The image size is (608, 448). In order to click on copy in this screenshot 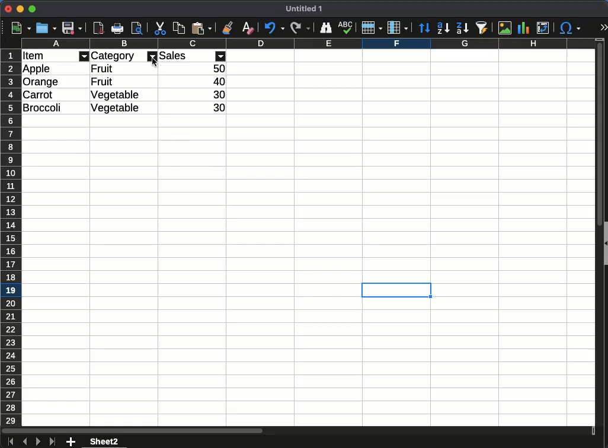, I will do `click(178, 29)`.